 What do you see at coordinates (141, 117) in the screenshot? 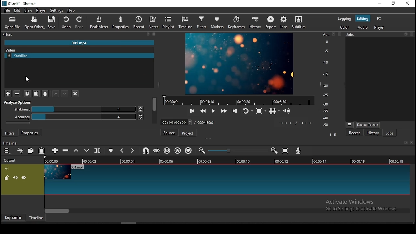
I see `reset` at bounding box center [141, 117].